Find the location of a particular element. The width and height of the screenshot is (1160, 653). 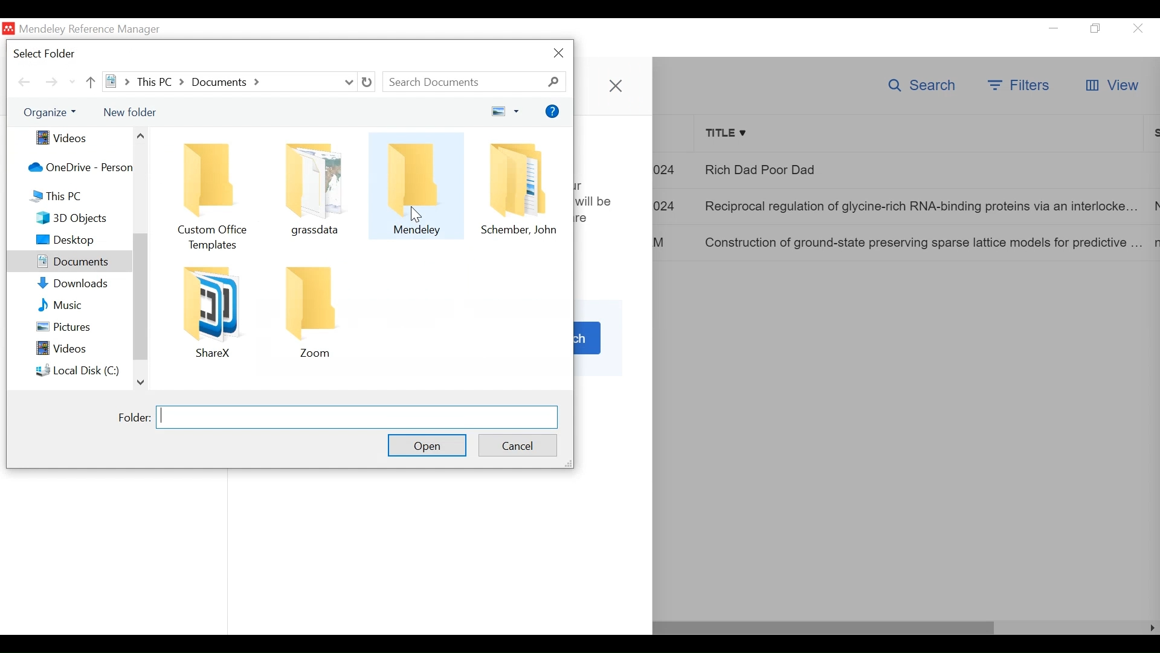

 is located at coordinates (77, 241).